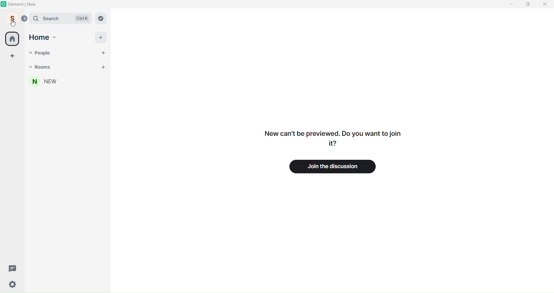  What do you see at coordinates (11, 19) in the screenshot?
I see `Profile` at bounding box center [11, 19].